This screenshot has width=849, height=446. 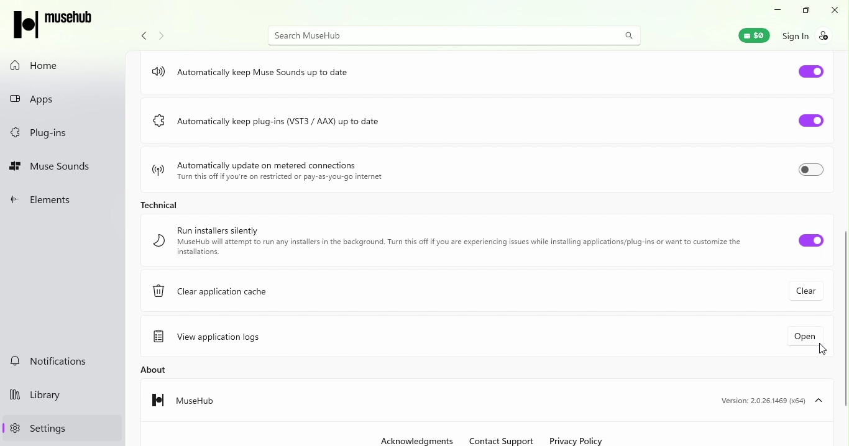 I want to click on Navigate forward, so click(x=162, y=35).